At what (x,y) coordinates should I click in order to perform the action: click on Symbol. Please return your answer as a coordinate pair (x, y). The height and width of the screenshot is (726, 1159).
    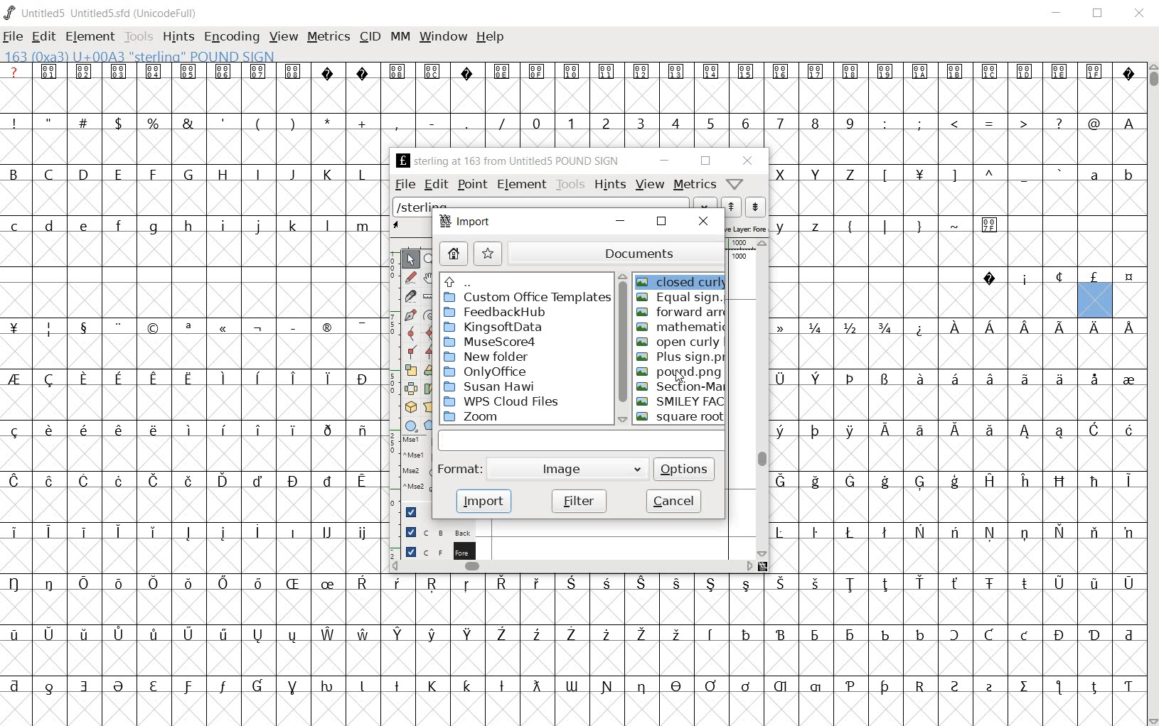
    Looking at the image, I should click on (785, 533).